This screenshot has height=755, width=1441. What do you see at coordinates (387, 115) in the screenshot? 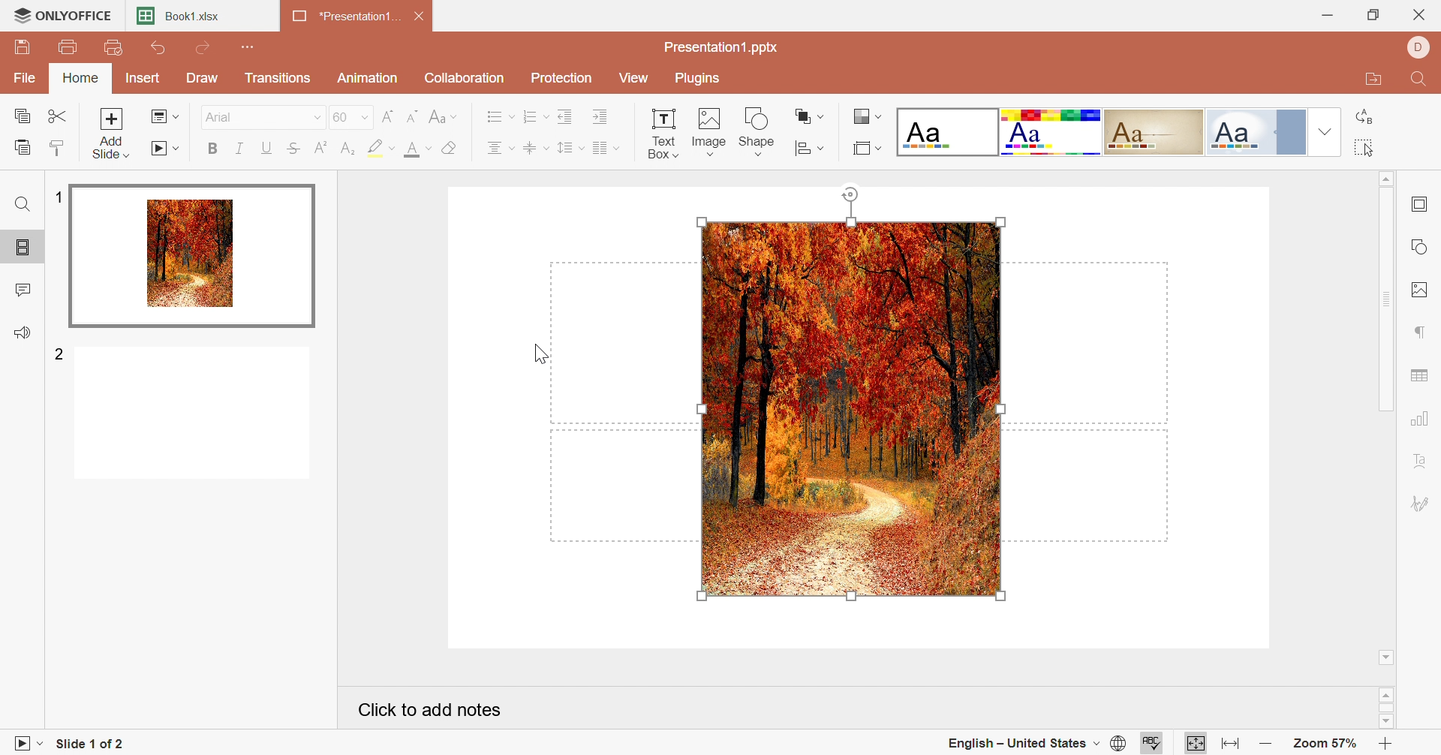
I see `Increment font size` at bounding box center [387, 115].